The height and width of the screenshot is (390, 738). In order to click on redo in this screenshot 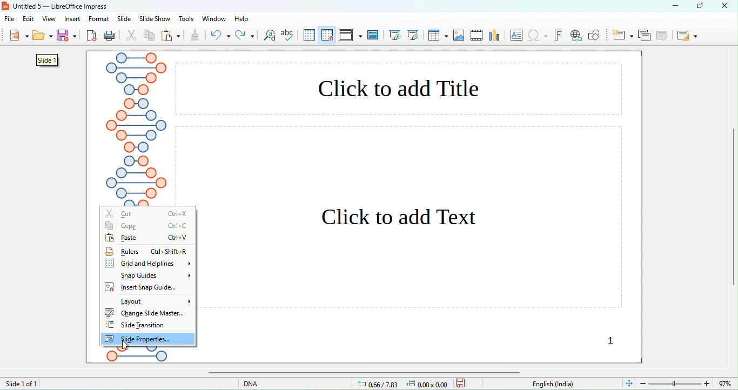, I will do `click(245, 35)`.